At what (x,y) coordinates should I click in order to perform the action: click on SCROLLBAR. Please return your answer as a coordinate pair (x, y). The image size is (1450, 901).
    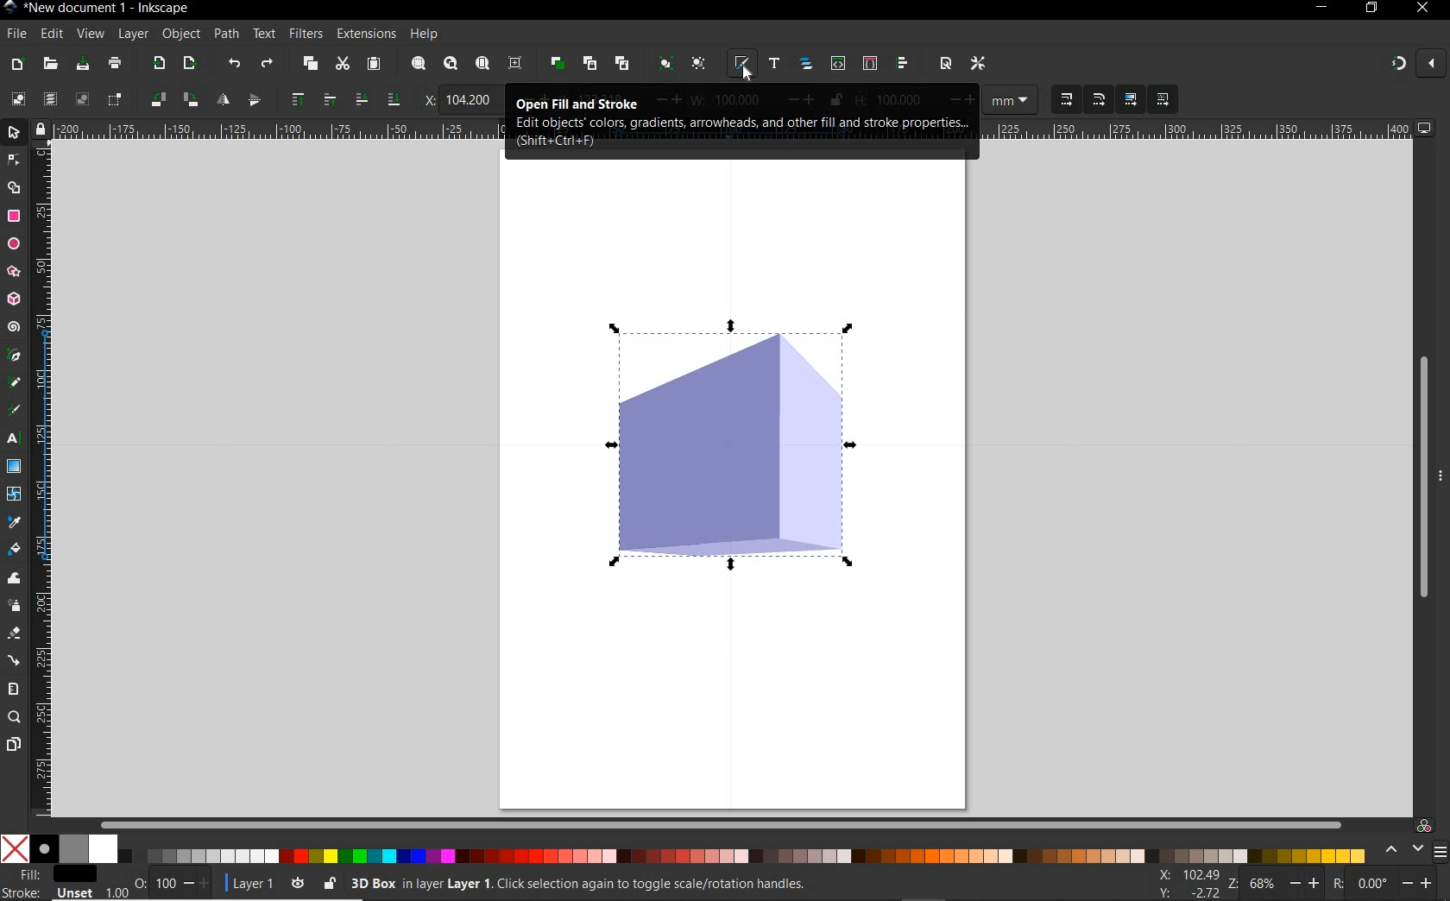
    Looking at the image, I should click on (726, 823).